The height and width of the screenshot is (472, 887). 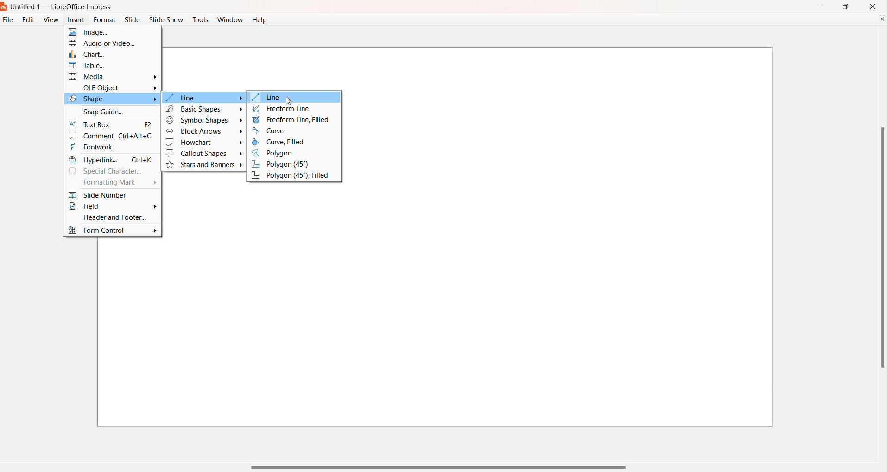 What do you see at coordinates (62, 7) in the screenshot?
I see `Untitled 1 - LibreOffice Impress` at bounding box center [62, 7].